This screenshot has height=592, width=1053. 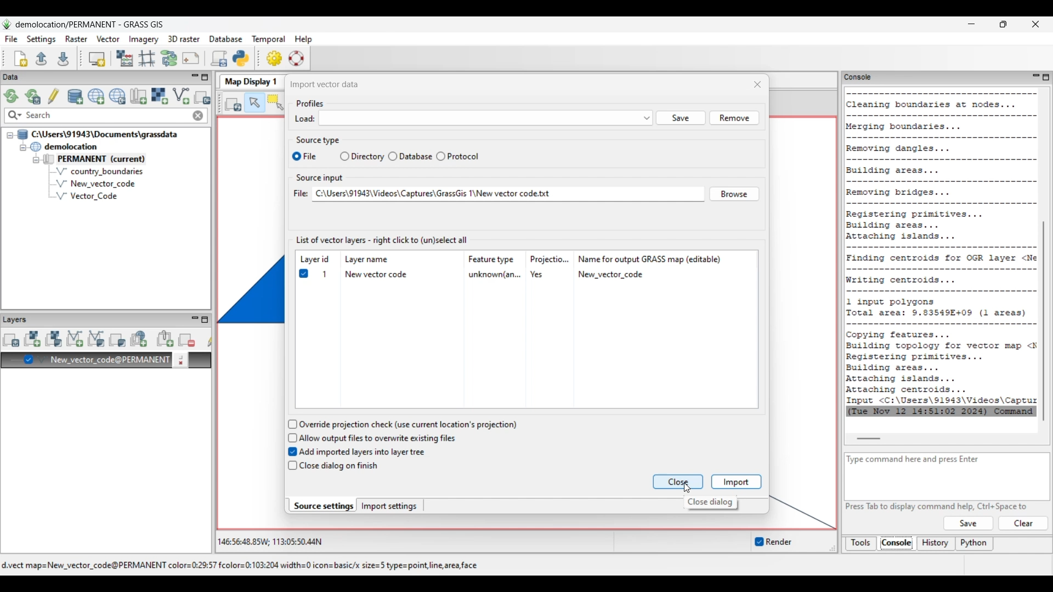 What do you see at coordinates (315, 260) in the screenshot?
I see `Layer id` at bounding box center [315, 260].